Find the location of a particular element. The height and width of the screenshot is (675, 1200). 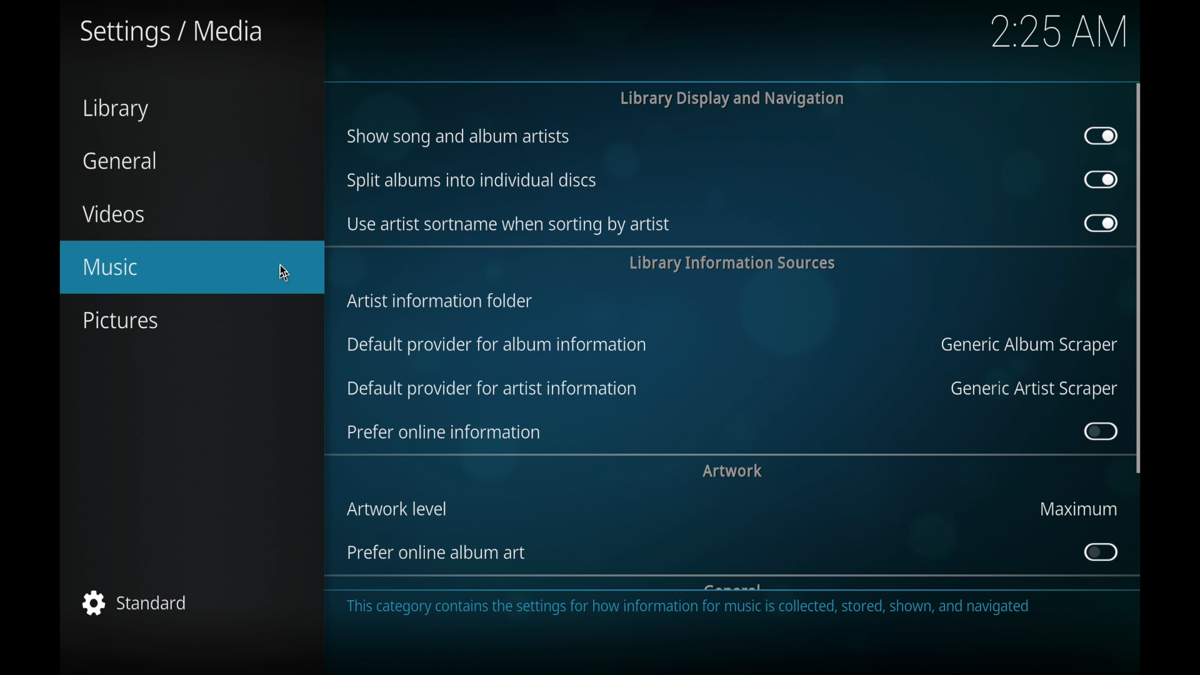

videos is located at coordinates (115, 213).